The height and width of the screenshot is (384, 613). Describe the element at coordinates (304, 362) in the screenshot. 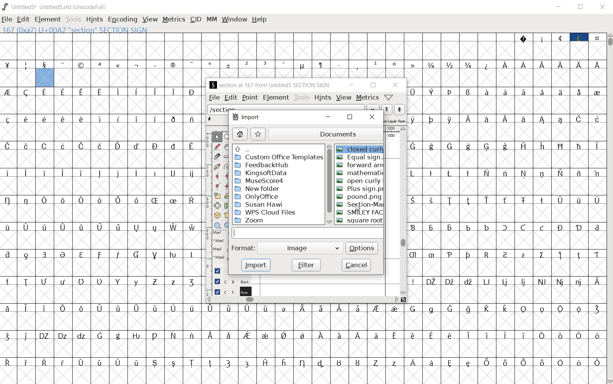

I see `special letters` at that location.